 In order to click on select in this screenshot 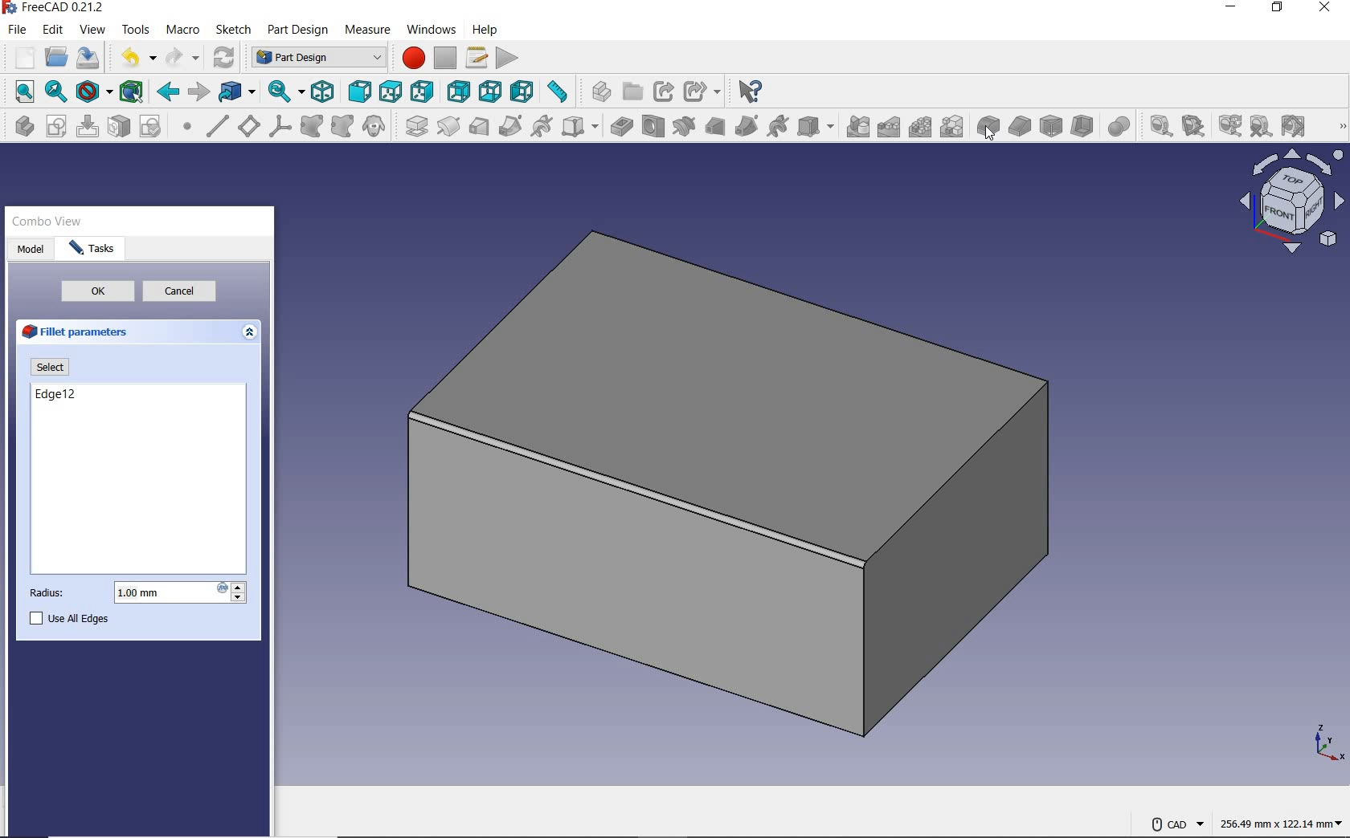, I will do `click(56, 367)`.